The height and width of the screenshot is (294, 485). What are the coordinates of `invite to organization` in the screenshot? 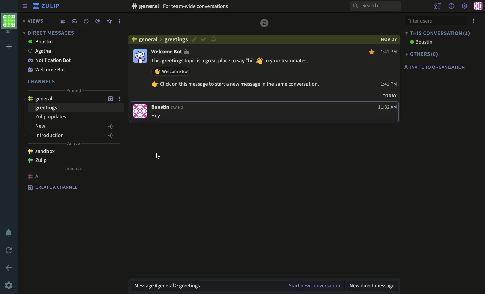 It's located at (435, 67).